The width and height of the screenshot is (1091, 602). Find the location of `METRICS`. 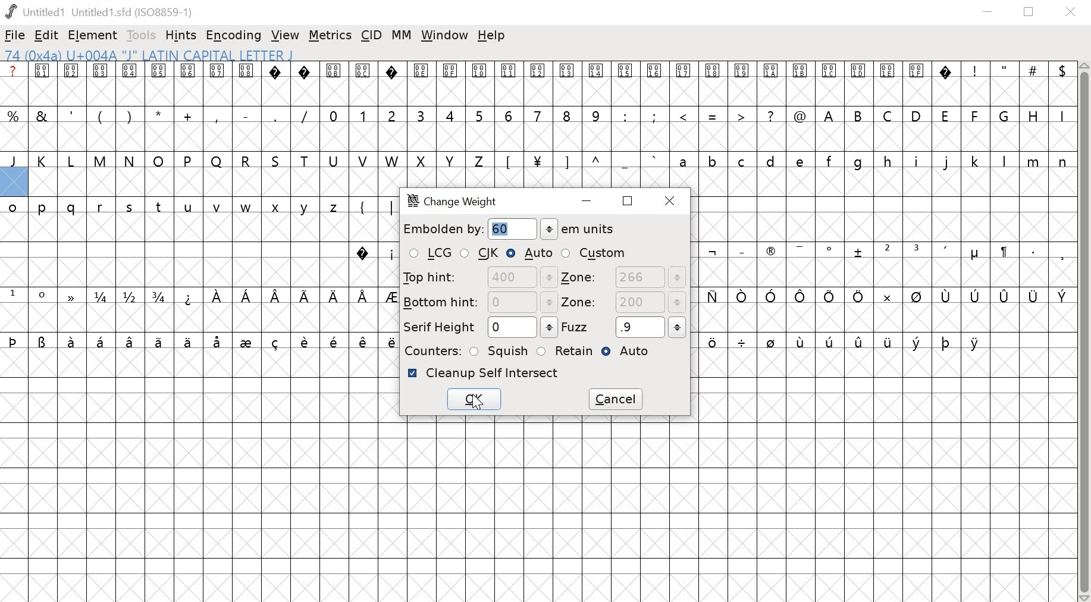

METRICS is located at coordinates (330, 36).